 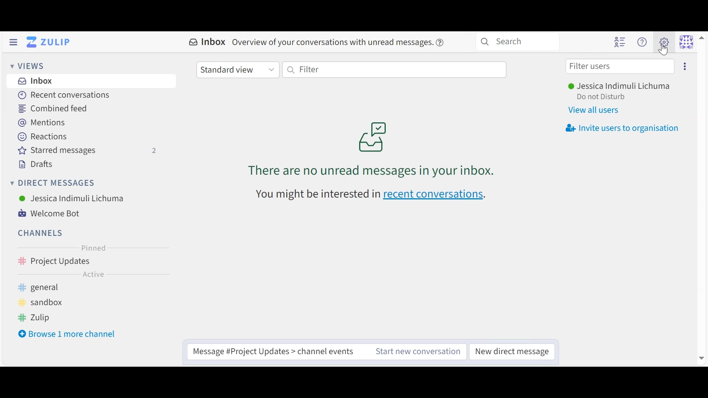 I want to click on Invite users to organisation, so click(x=621, y=128).